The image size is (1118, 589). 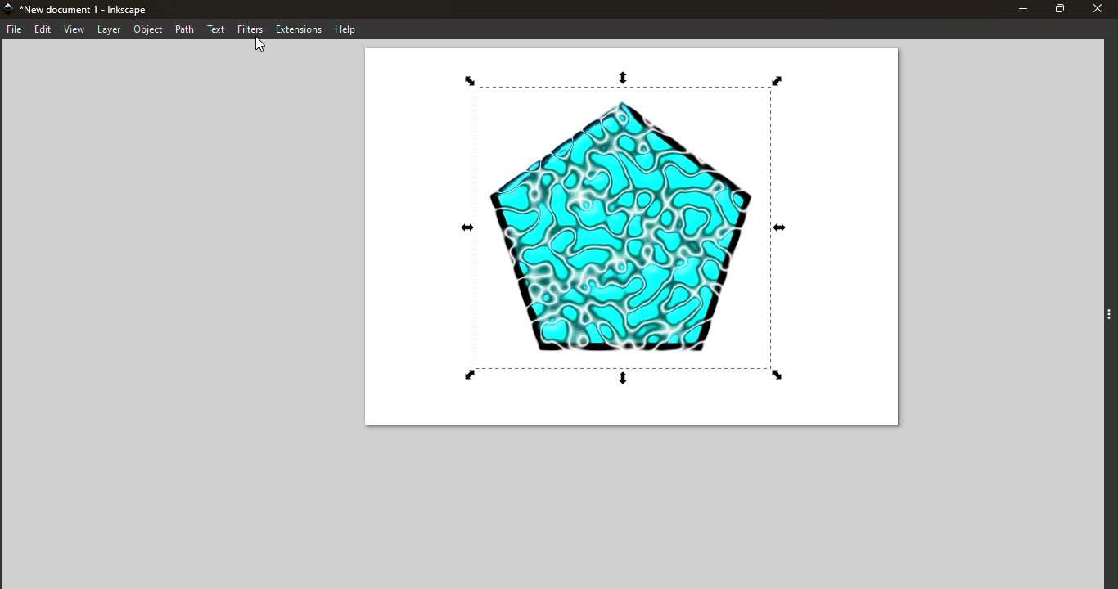 What do you see at coordinates (299, 29) in the screenshot?
I see `Extensions` at bounding box center [299, 29].